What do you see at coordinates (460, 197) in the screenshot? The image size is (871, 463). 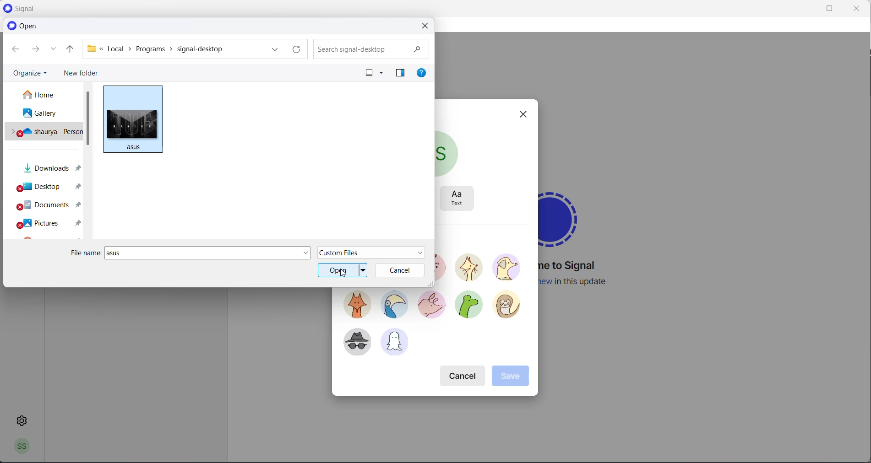 I see `text` at bounding box center [460, 197].